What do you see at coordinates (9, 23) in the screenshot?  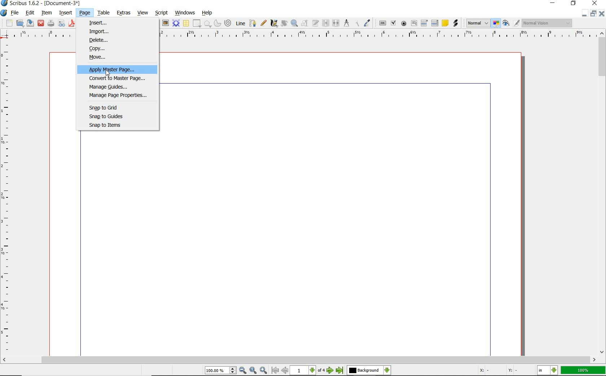 I see `new` at bounding box center [9, 23].